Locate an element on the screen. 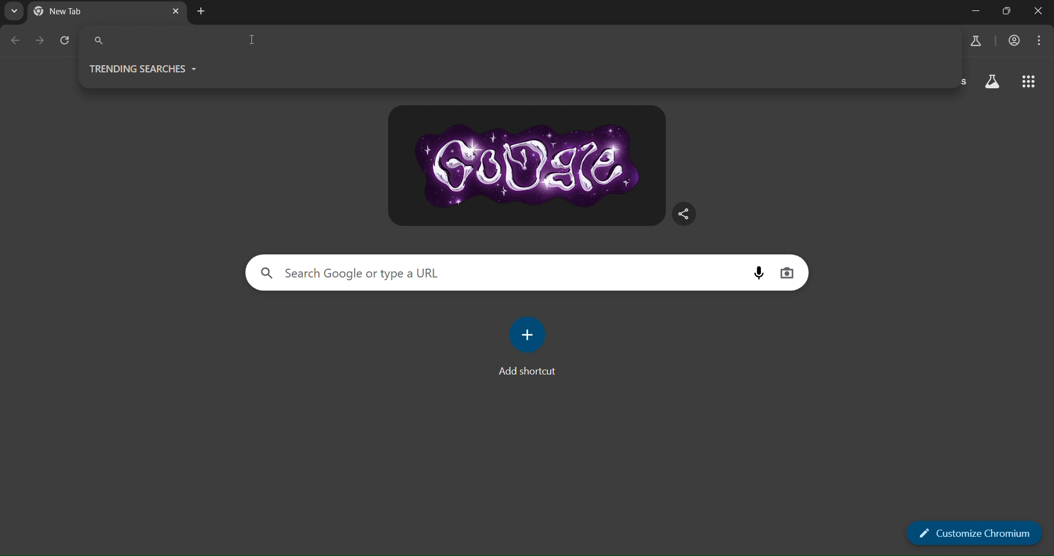 This screenshot has width=1054, height=556. search tabs is located at coordinates (13, 13).